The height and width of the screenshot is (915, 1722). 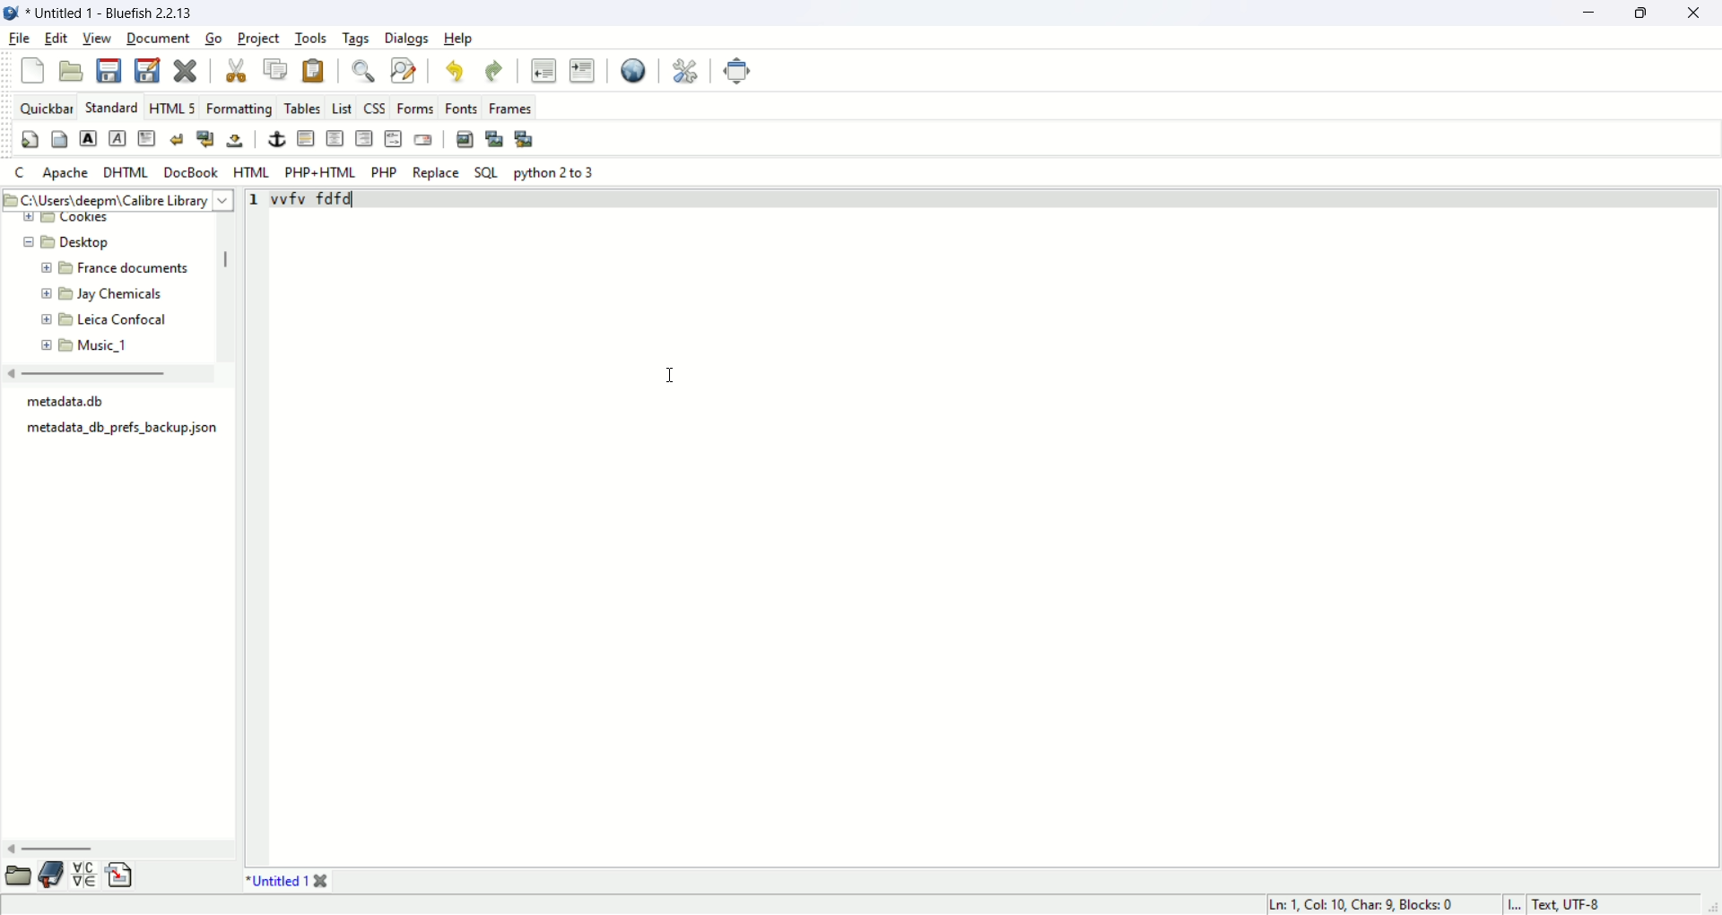 I want to click on paragraph, so click(x=146, y=140).